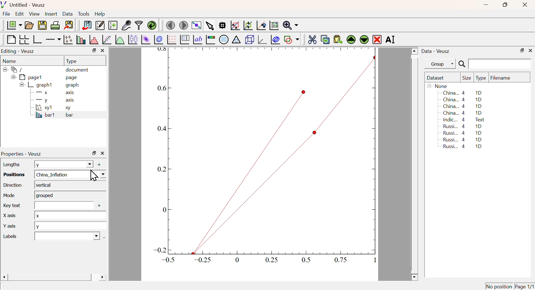 This screenshot has width=535, height=290. I want to click on Previous Page, so click(171, 26).